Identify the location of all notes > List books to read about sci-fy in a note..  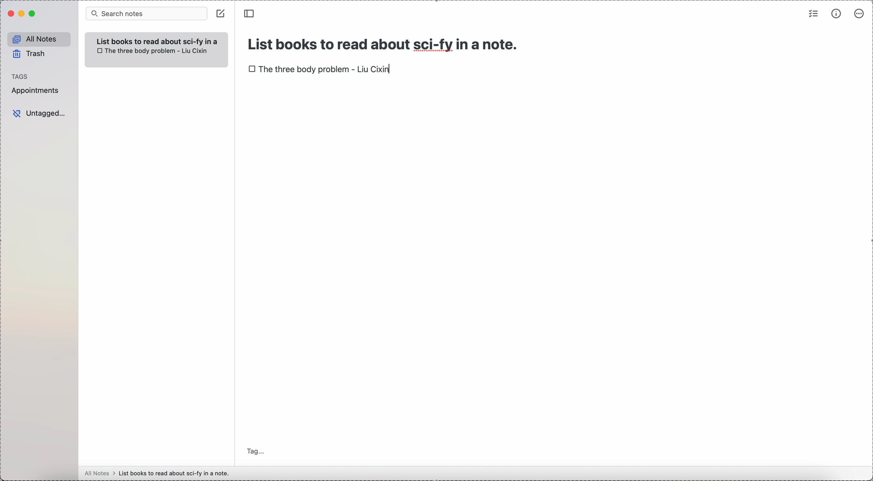
(159, 473).